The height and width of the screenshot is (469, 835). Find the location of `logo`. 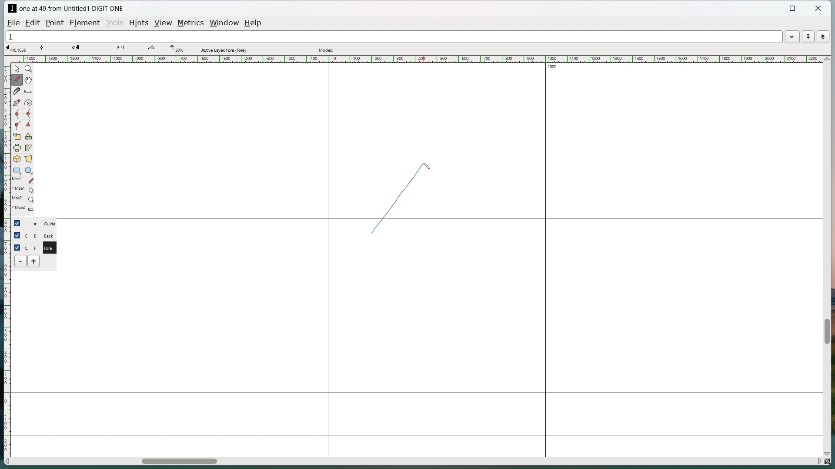

logo is located at coordinates (12, 8).